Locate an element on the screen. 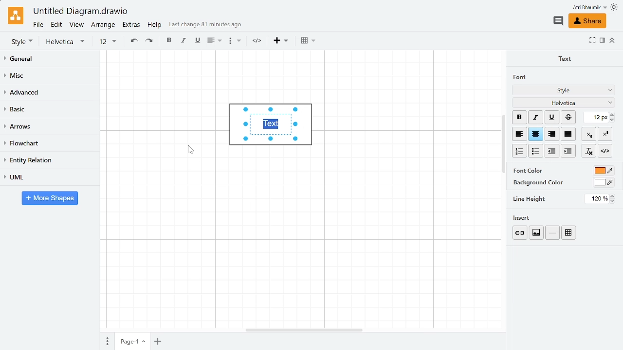 This screenshot has height=350, width=623. CLear formatting is located at coordinates (588, 151).